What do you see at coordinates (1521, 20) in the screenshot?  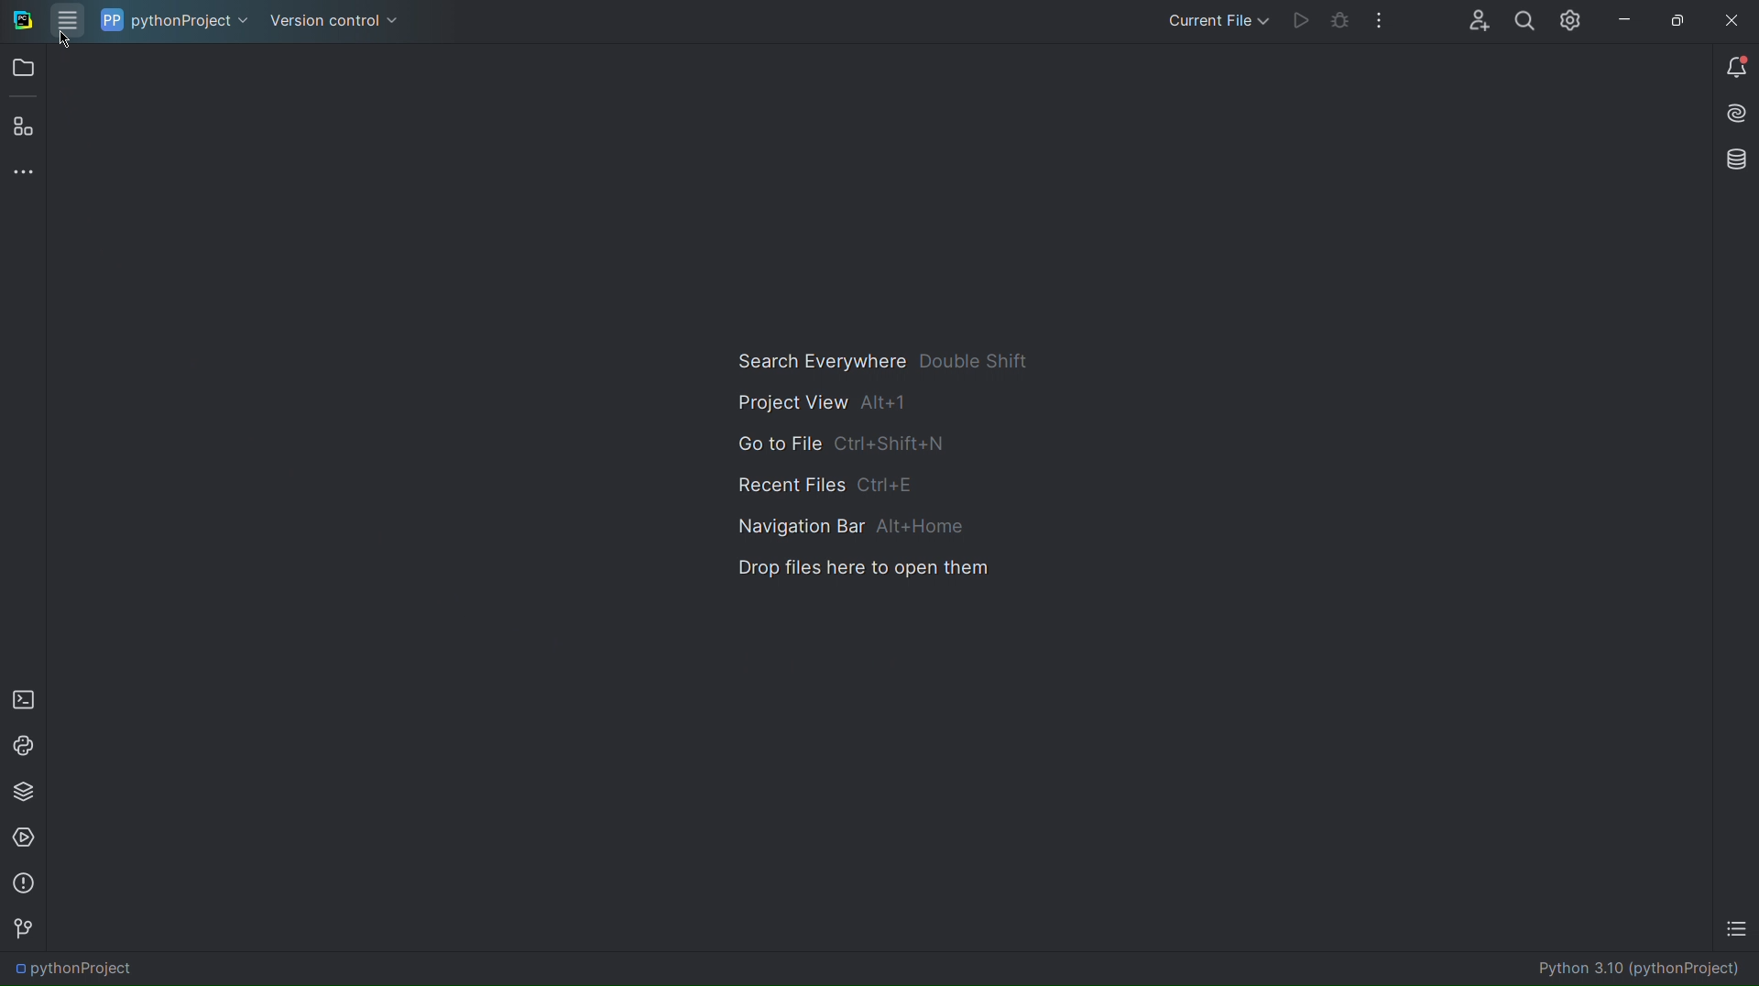 I see `Search` at bounding box center [1521, 20].